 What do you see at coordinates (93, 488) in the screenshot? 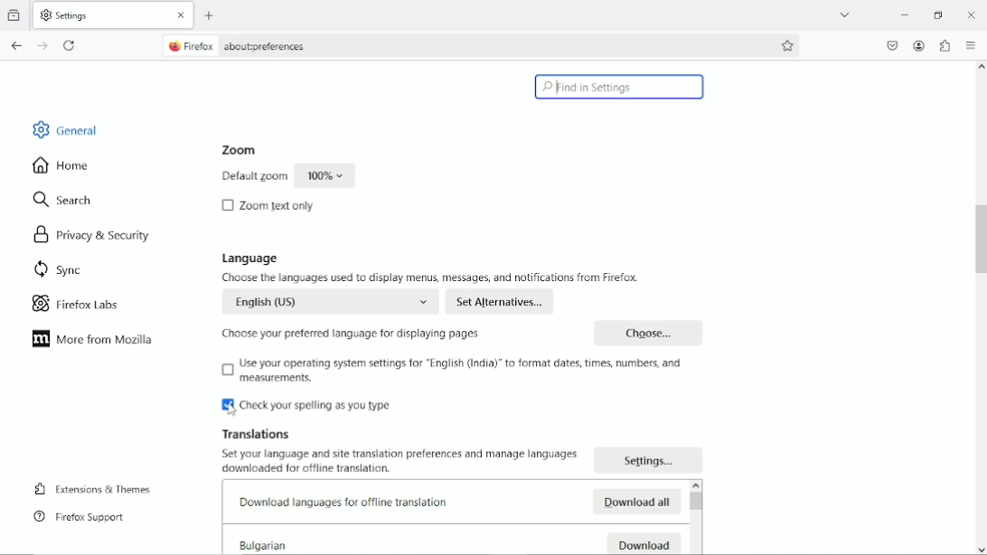
I see `Extensions & Themes` at bounding box center [93, 488].